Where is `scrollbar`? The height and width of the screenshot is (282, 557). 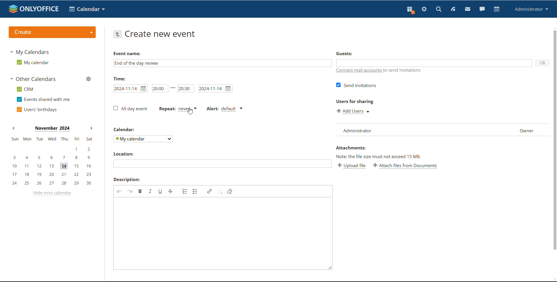
scrollbar is located at coordinates (555, 140).